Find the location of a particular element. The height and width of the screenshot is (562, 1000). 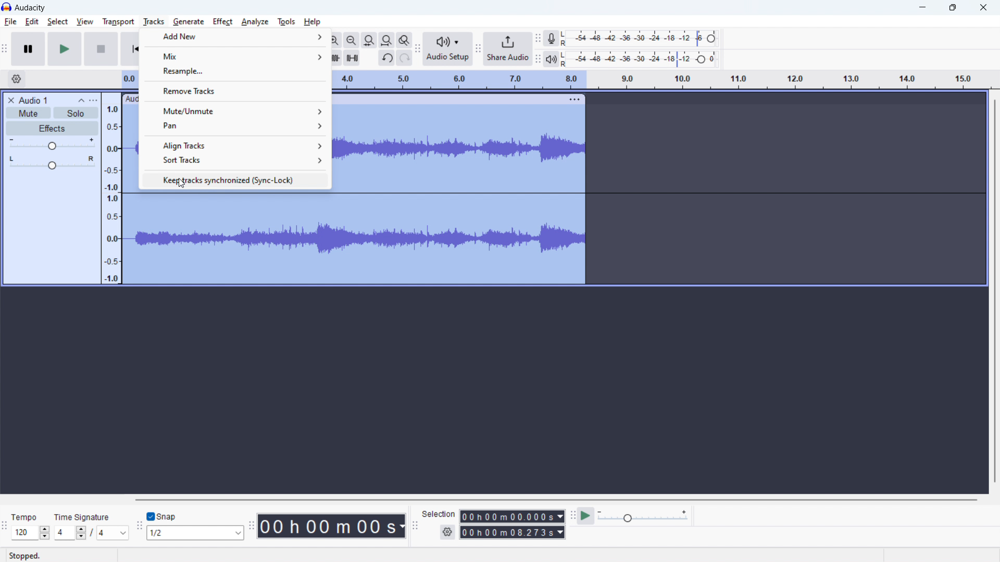

undo is located at coordinates (387, 58).